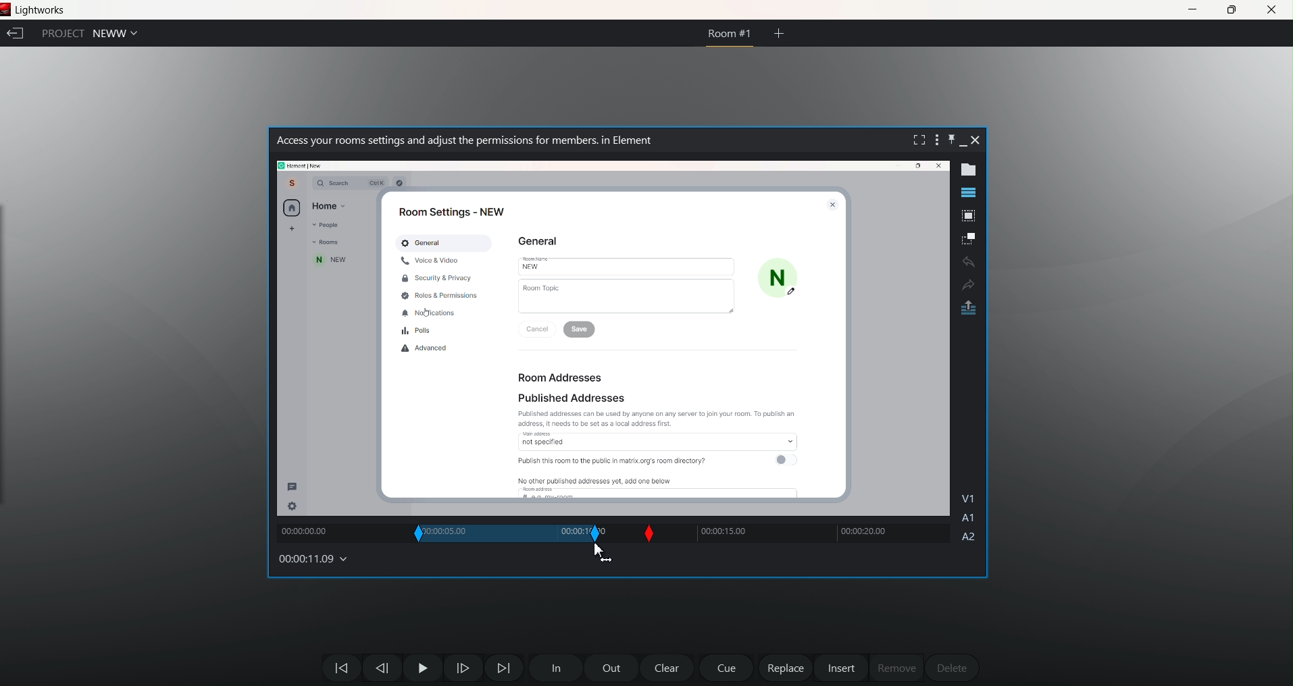 This screenshot has height=686, width=1293. I want to click on show metadata, so click(966, 171).